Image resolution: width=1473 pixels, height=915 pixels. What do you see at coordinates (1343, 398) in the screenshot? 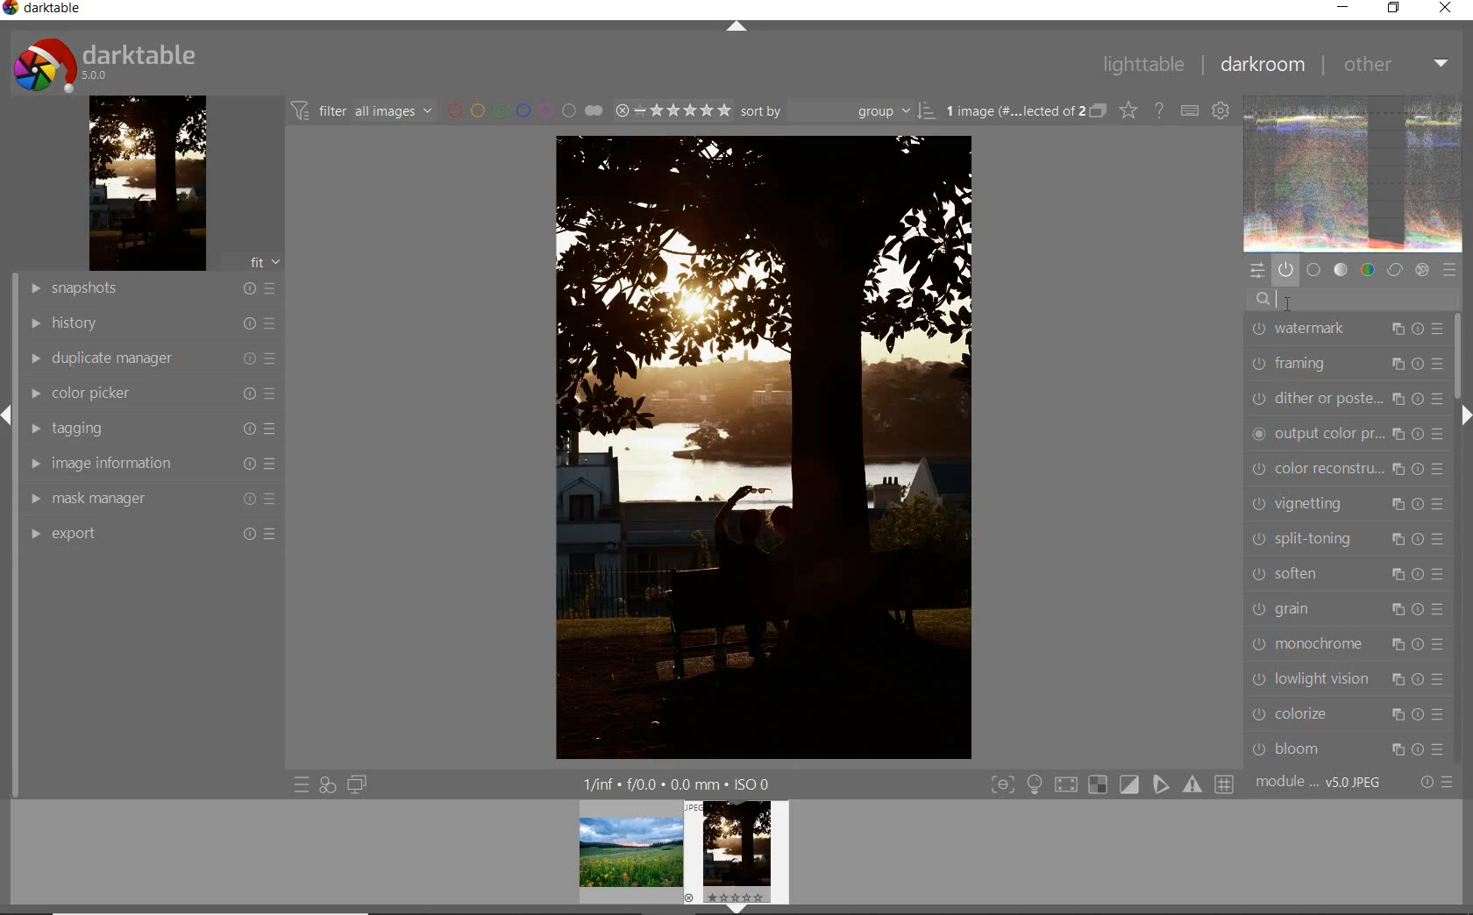
I see `dither or paste` at bounding box center [1343, 398].